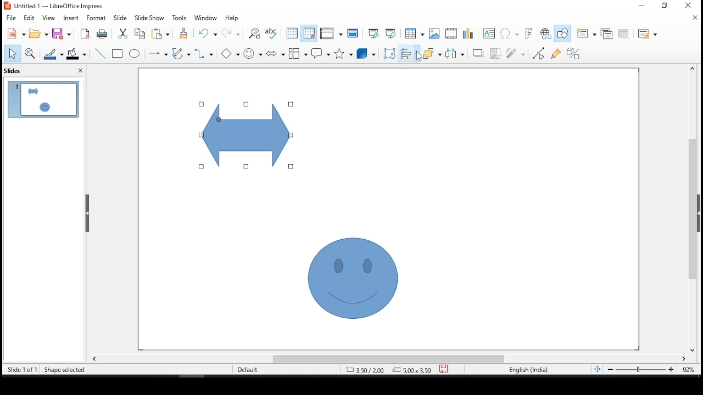  Describe the element at coordinates (546, 35) in the screenshot. I see `insert hyperlink` at that location.